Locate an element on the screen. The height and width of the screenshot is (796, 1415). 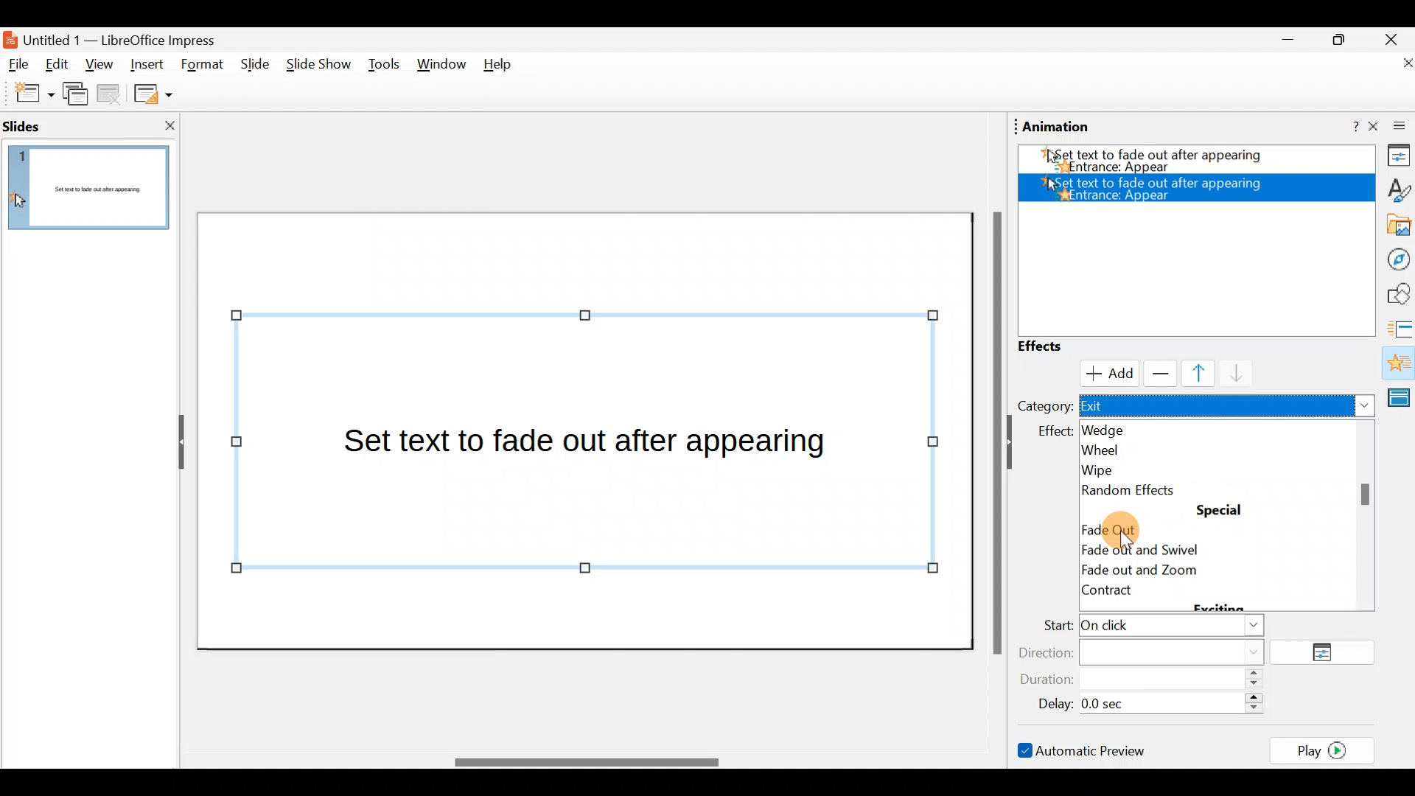
Delay is located at coordinates (1146, 702).